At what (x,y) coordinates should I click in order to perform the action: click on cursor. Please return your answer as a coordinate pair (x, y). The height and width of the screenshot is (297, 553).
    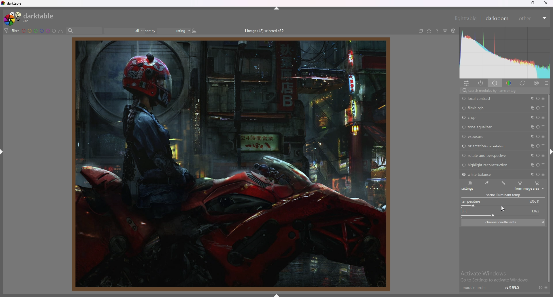
    Looking at the image, I should click on (502, 208).